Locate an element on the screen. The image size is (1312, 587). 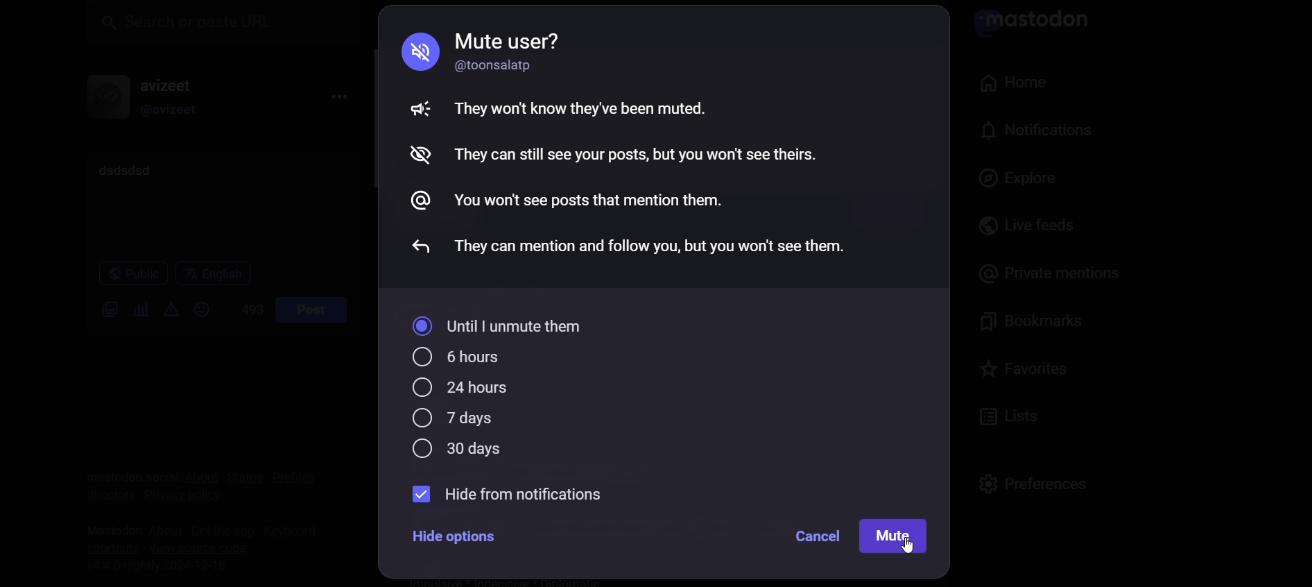
post is located at coordinates (311, 310).